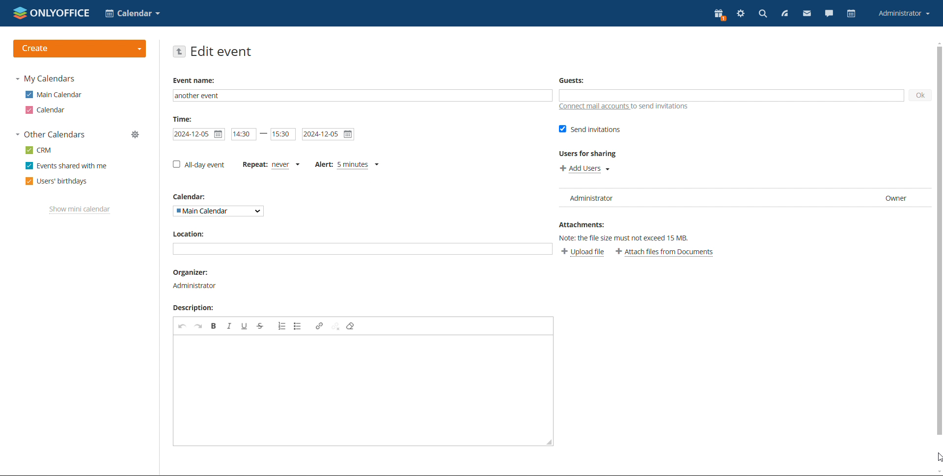 Image resolution: width=943 pixels, height=476 pixels. What do you see at coordinates (244, 134) in the screenshot?
I see `start time` at bounding box center [244, 134].